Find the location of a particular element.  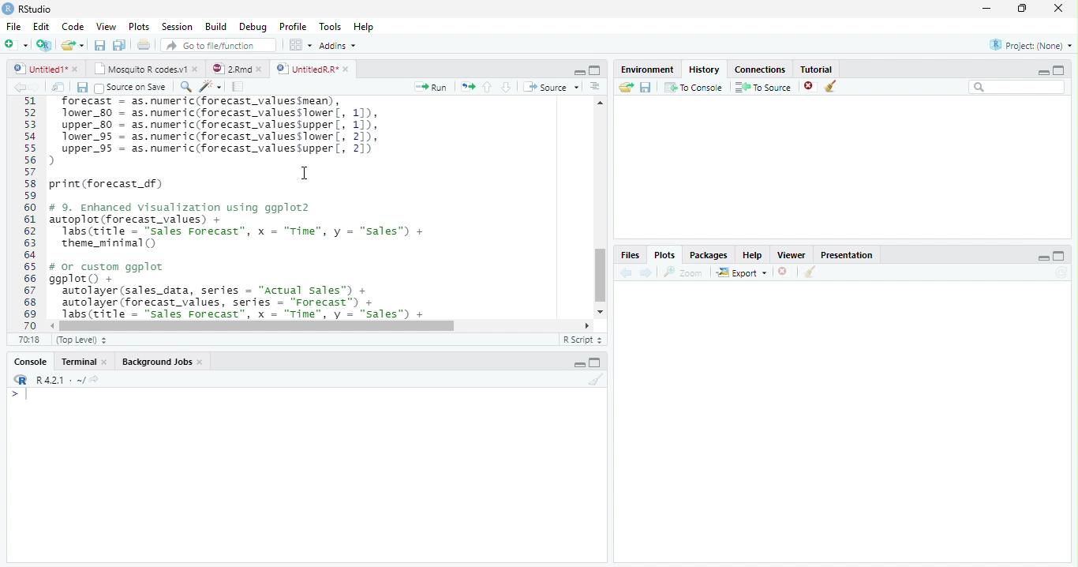

Source is located at coordinates (552, 87).